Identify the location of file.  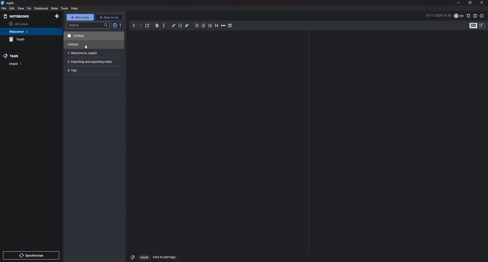
(4, 8).